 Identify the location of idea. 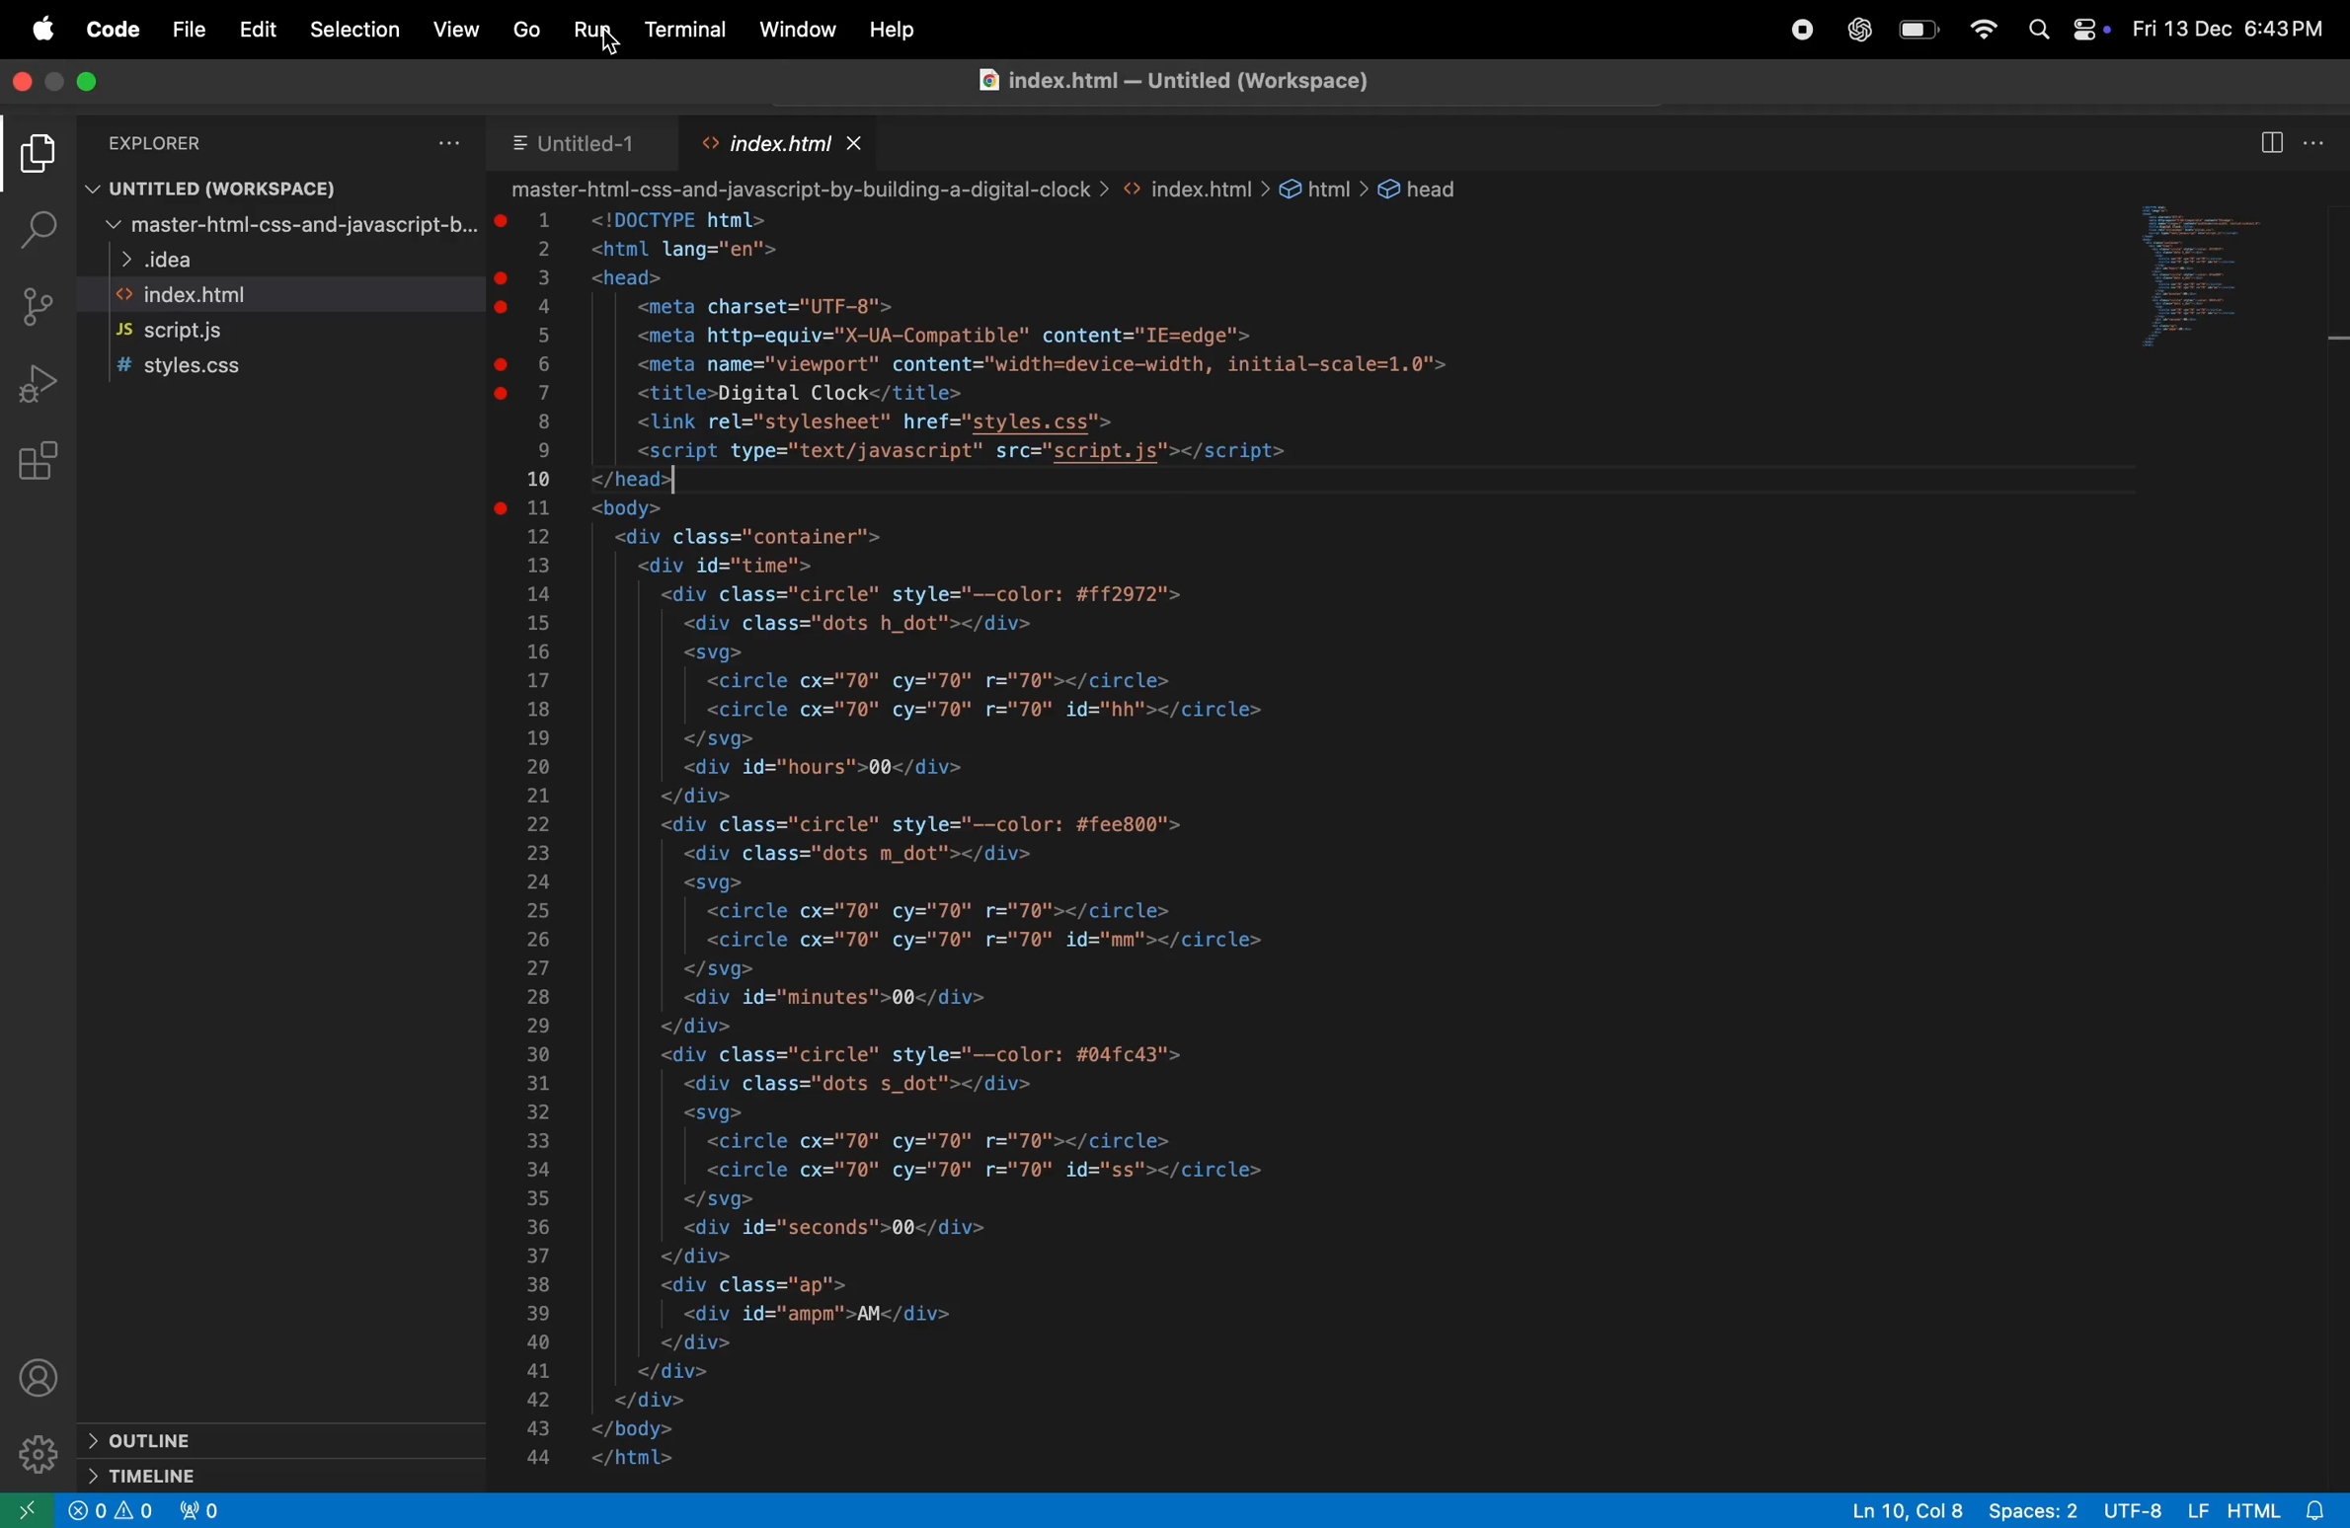
(170, 263).